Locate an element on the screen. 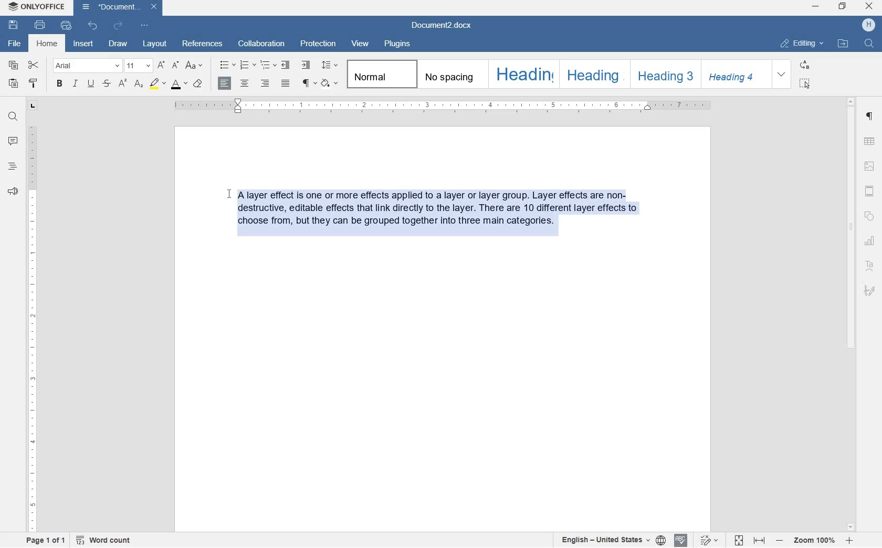 The height and width of the screenshot is (548, 882). quick print is located at coordinates (66, 27).